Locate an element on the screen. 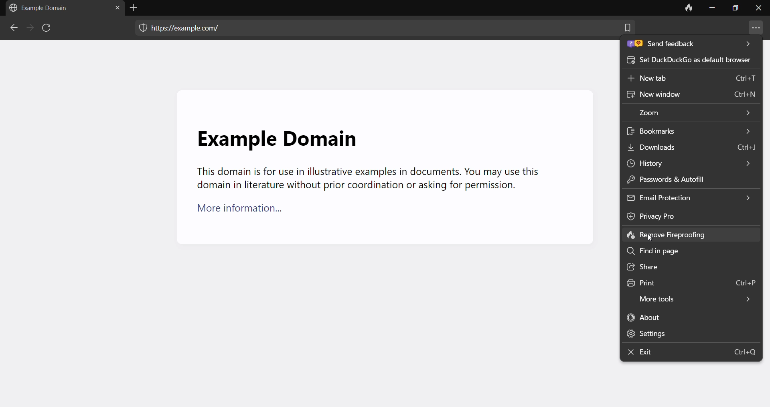 This screenshot has width=770, height=407. bookmarks is located at coordinates (692, 131).